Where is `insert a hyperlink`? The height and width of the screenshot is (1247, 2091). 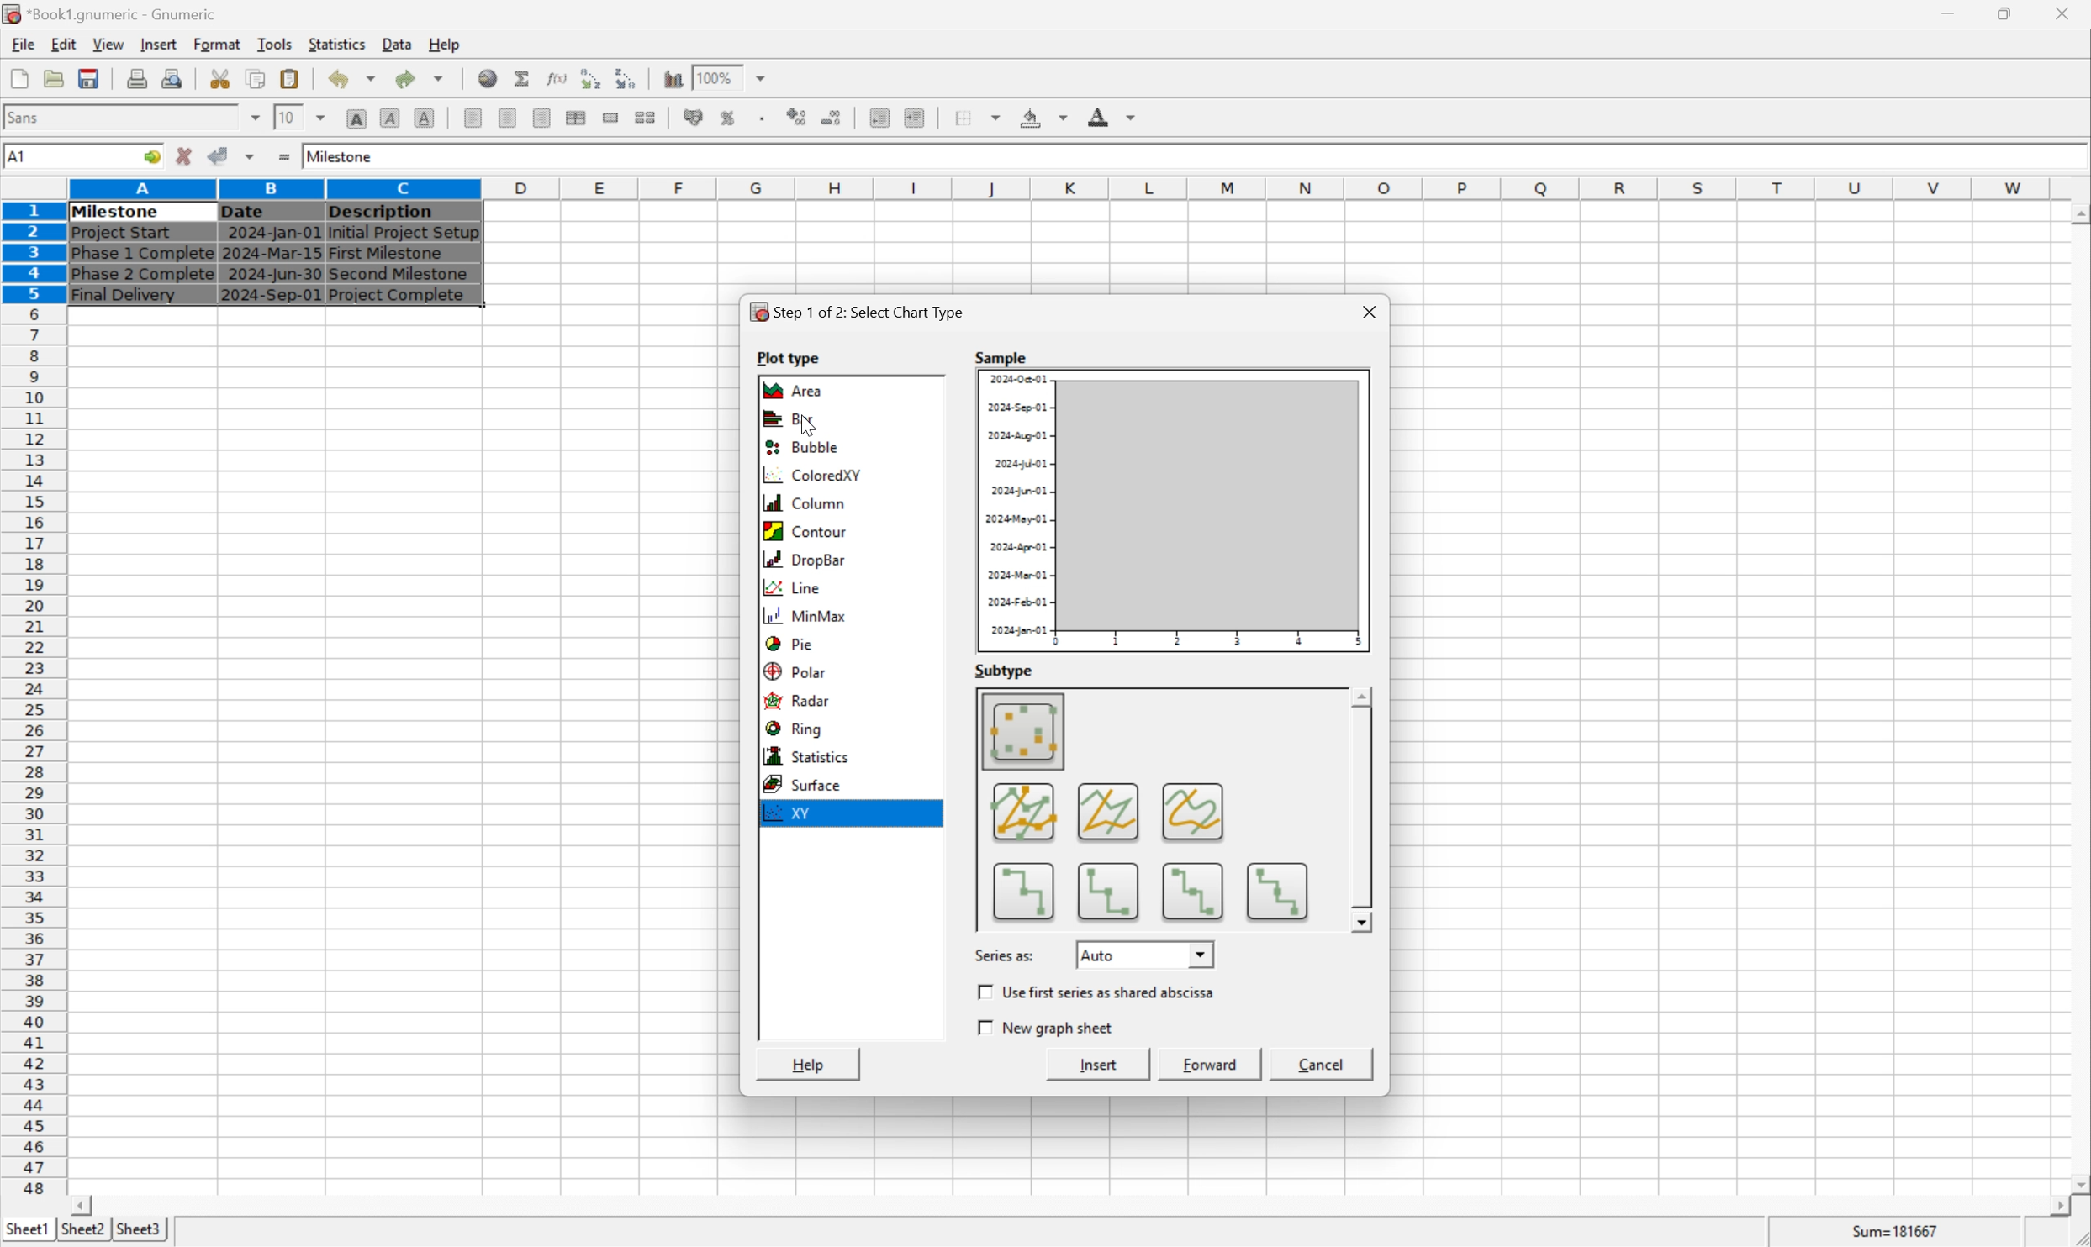 insert a hyperlink is located at coordinates (489, 78).